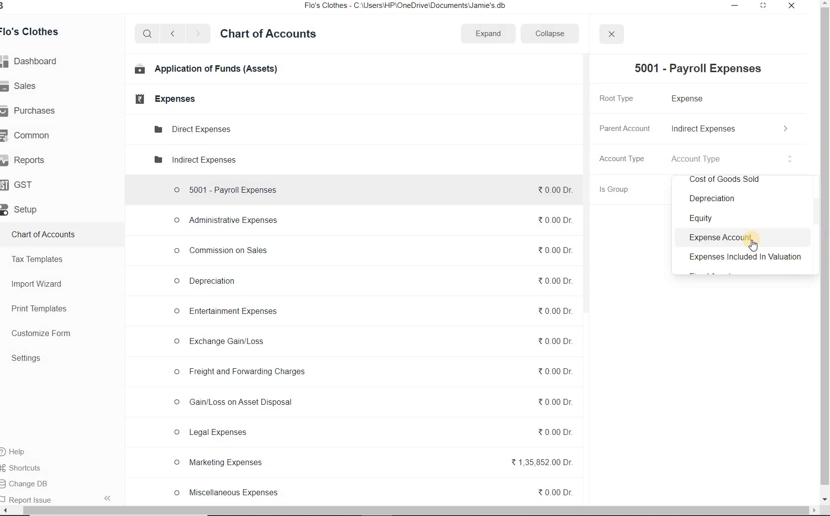  Describe the element at coordinates (814, 217) in the screenshot. I see `vertical scrollbar` at that location.